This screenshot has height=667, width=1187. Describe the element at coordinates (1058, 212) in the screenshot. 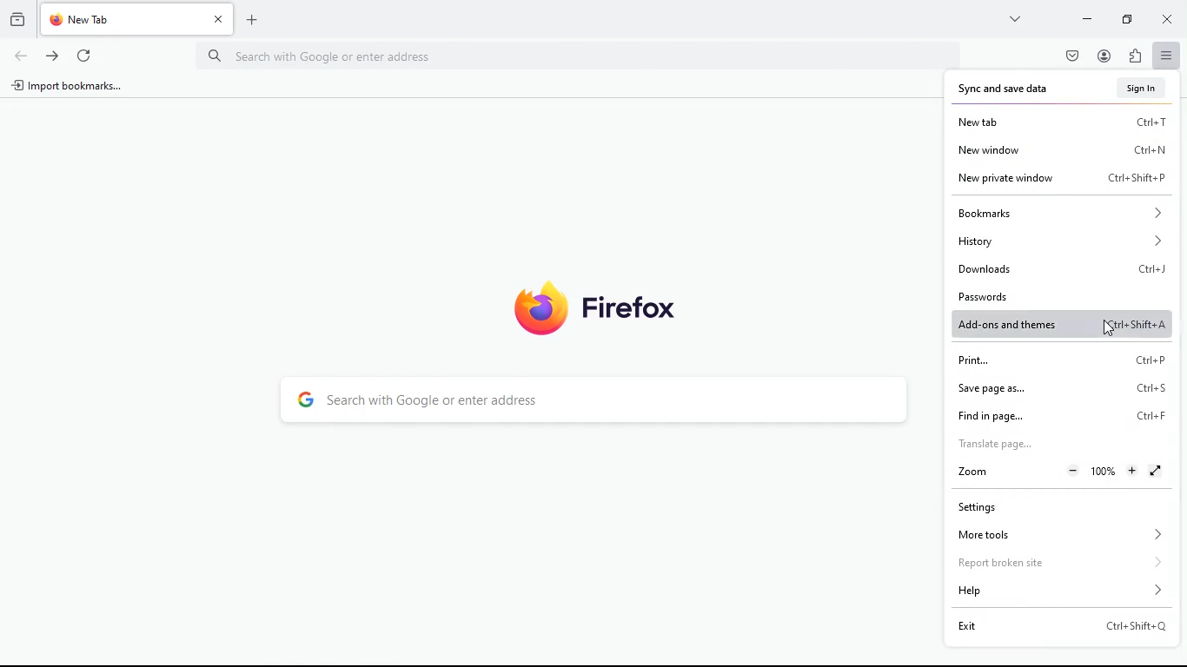

I see `bookmarks` at that location.